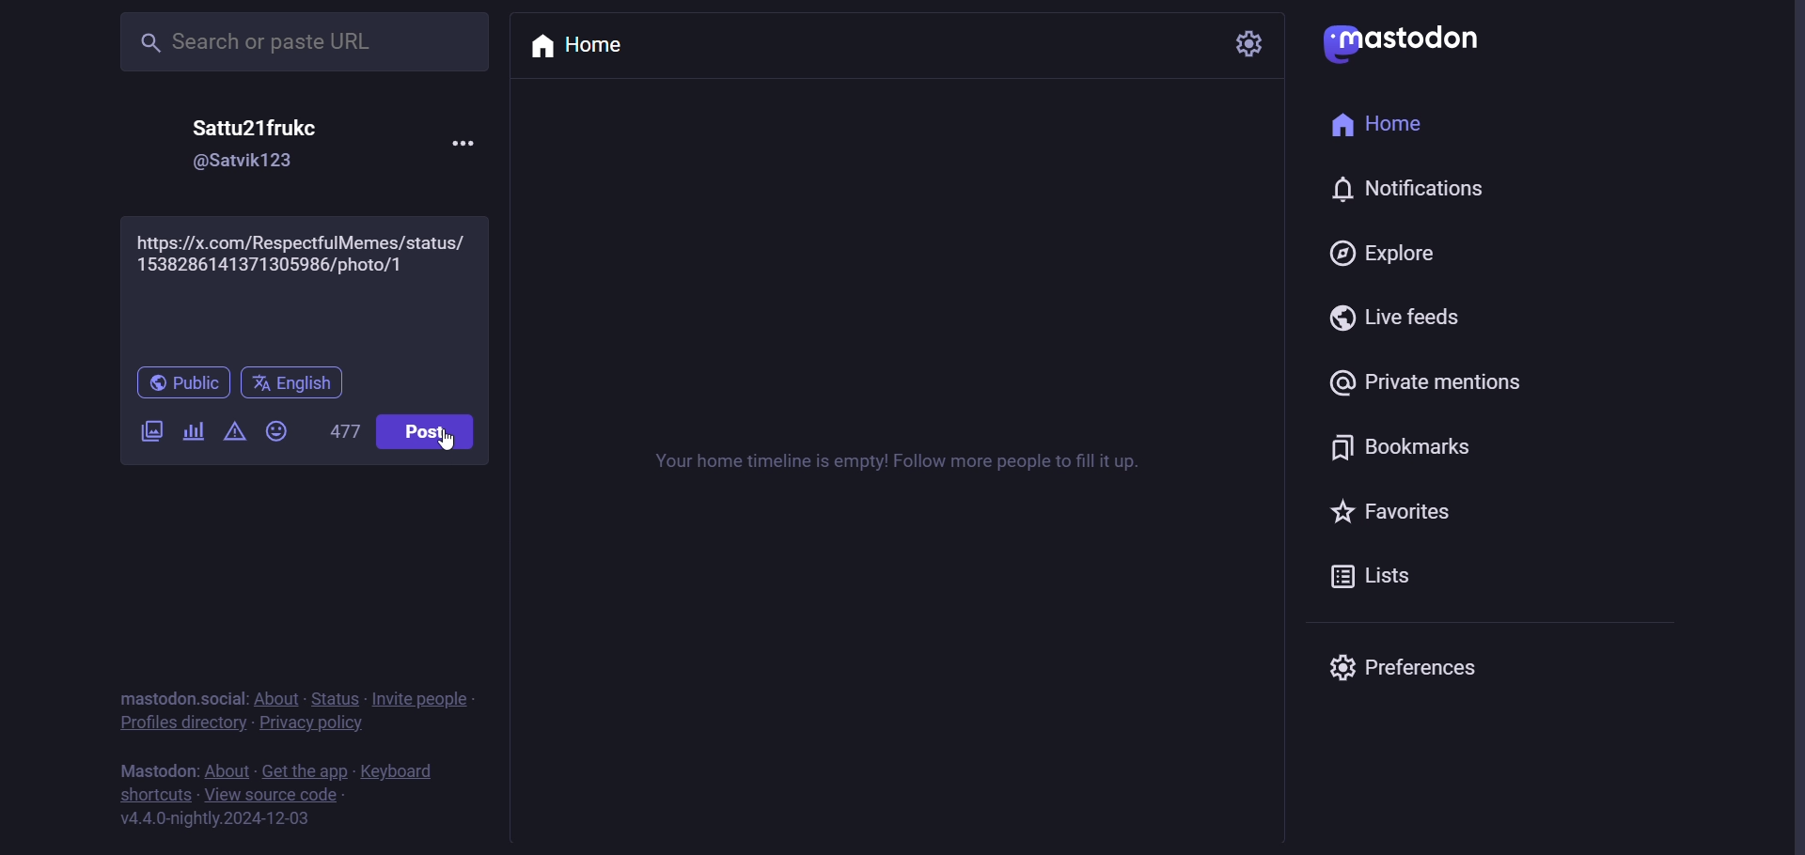  What do you see at coordinates (150, 431) in the screenshot?
I see `images/videos` at bounding box center [150, 431].